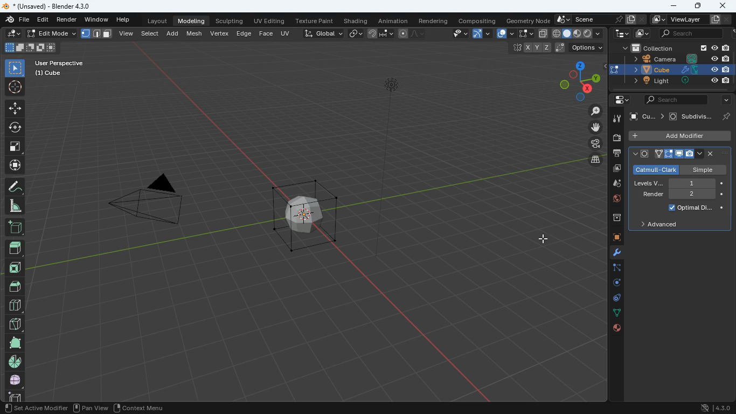 The width and height of the screenshot is (736, 414). I want to click on close app, so click(723, 5).